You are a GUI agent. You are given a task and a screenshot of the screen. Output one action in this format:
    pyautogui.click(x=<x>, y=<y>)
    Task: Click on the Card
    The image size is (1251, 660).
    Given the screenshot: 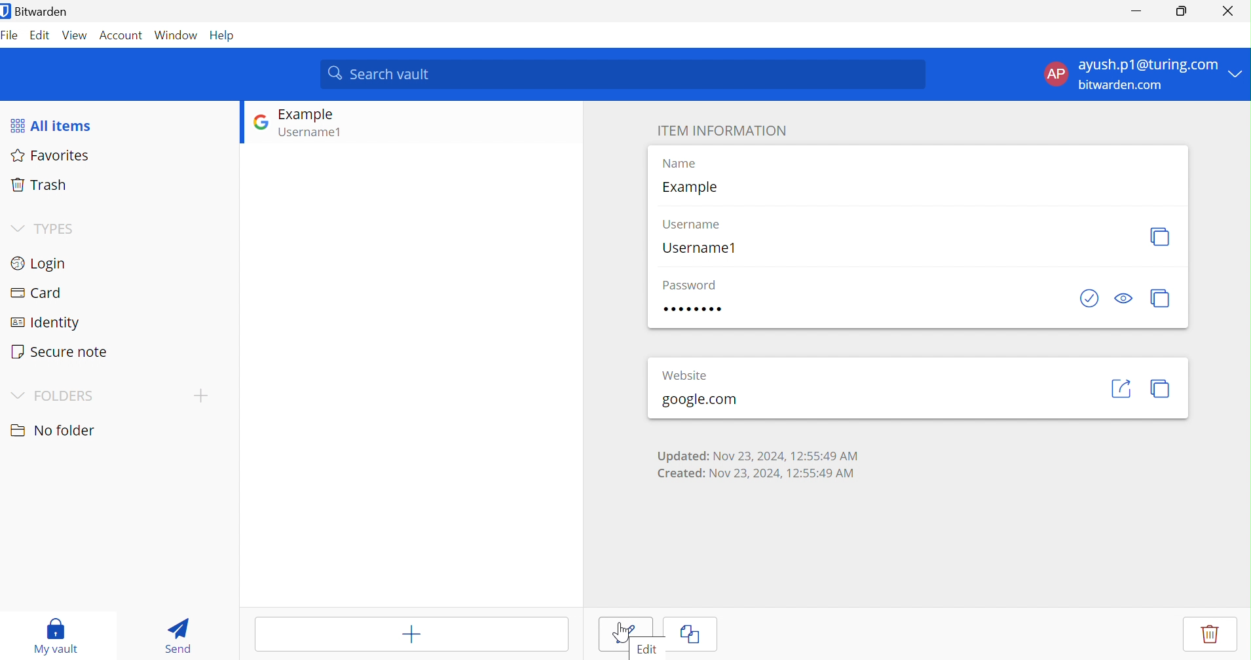 What is the action you would take?
    pyautogui.click(x=36, y=291)
    